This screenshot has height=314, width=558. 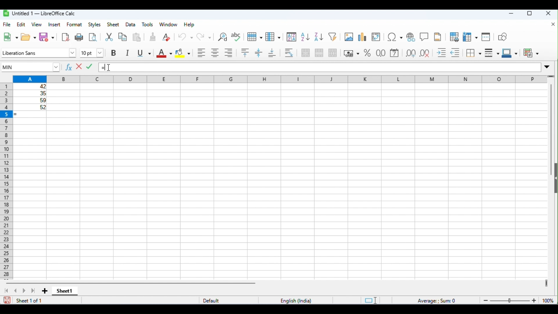 I want to click on open or close side bar, so click(x=555, y=180).